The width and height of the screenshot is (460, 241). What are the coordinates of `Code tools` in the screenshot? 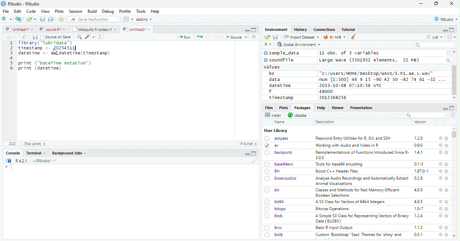 It's located at (89, 37).